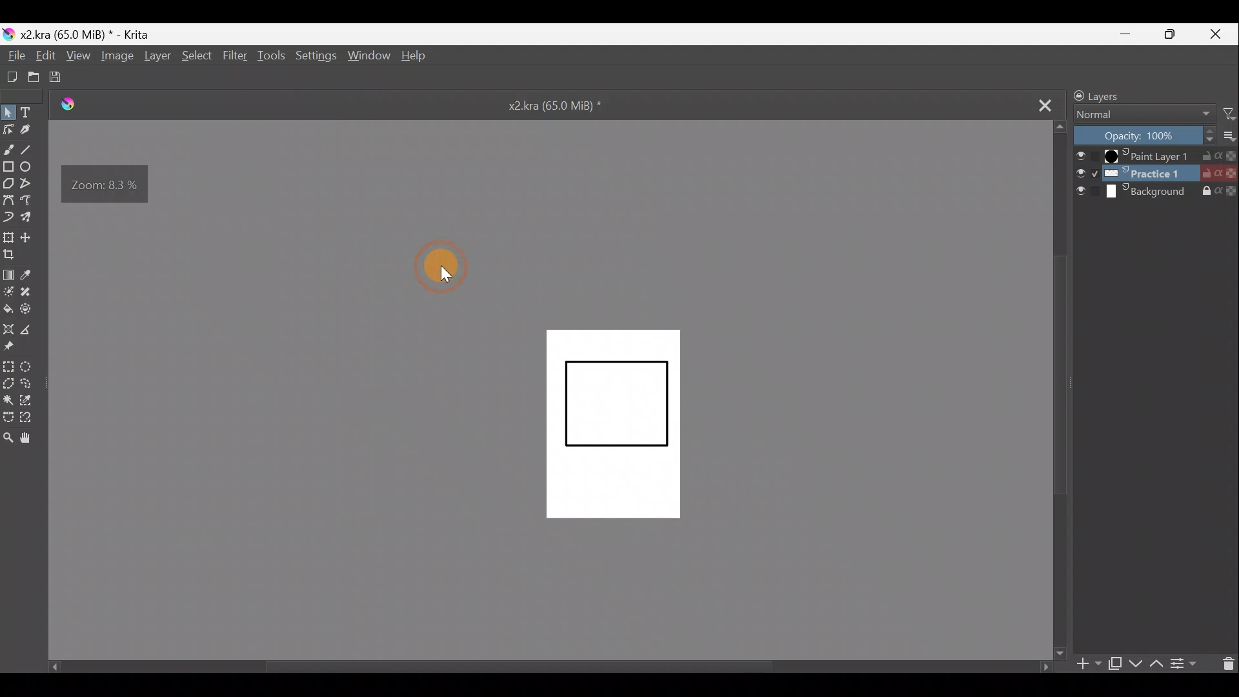  What do you see at coordinates (10, 217) in the screenshot?
I see `Dynamic brush tool` at bounding box center [10, 217].